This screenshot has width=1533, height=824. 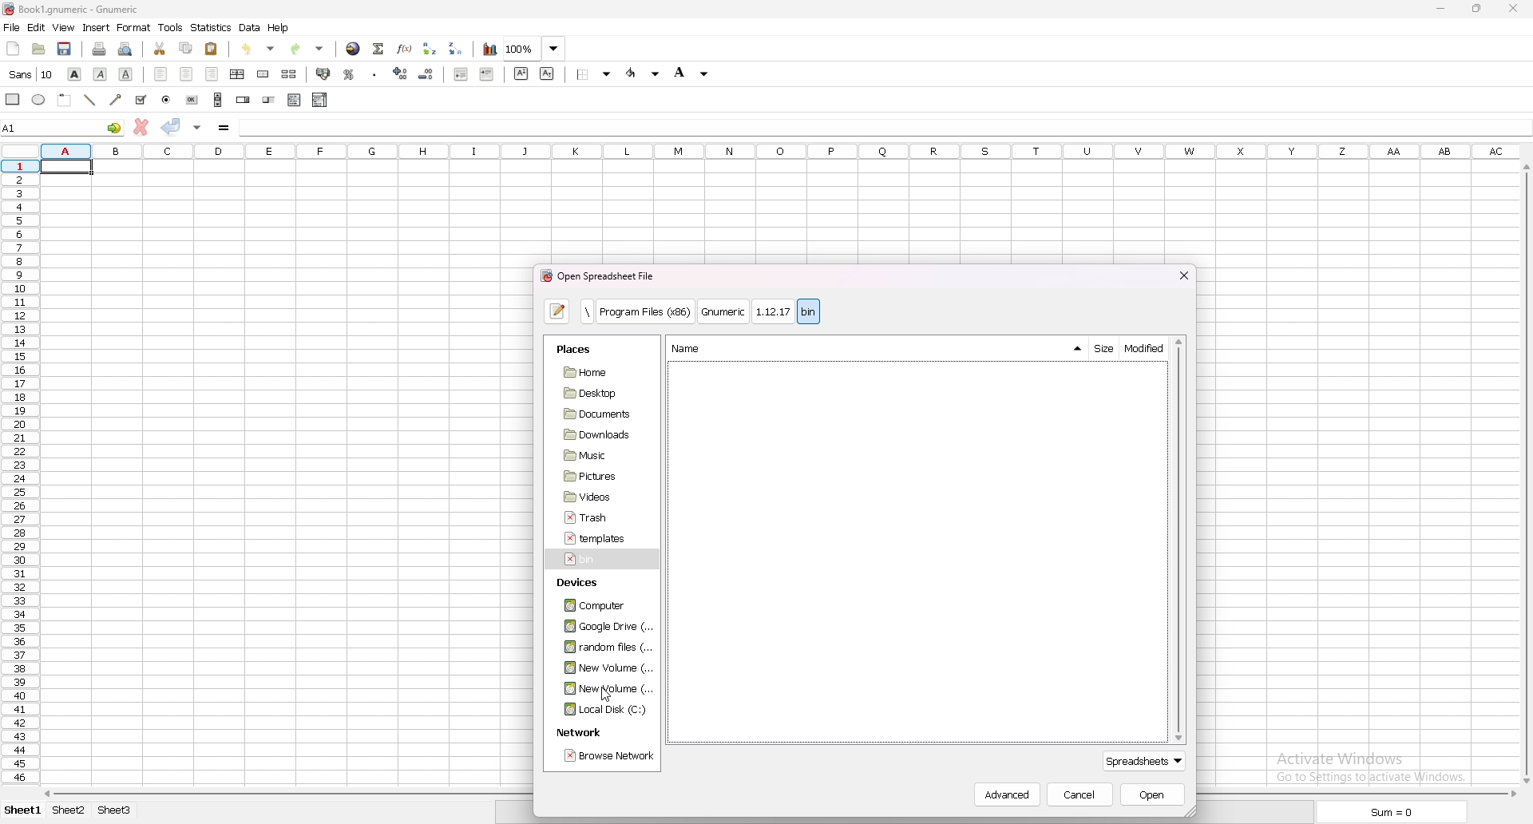 I want to click on sort ascending, so click(x=430, y=49).